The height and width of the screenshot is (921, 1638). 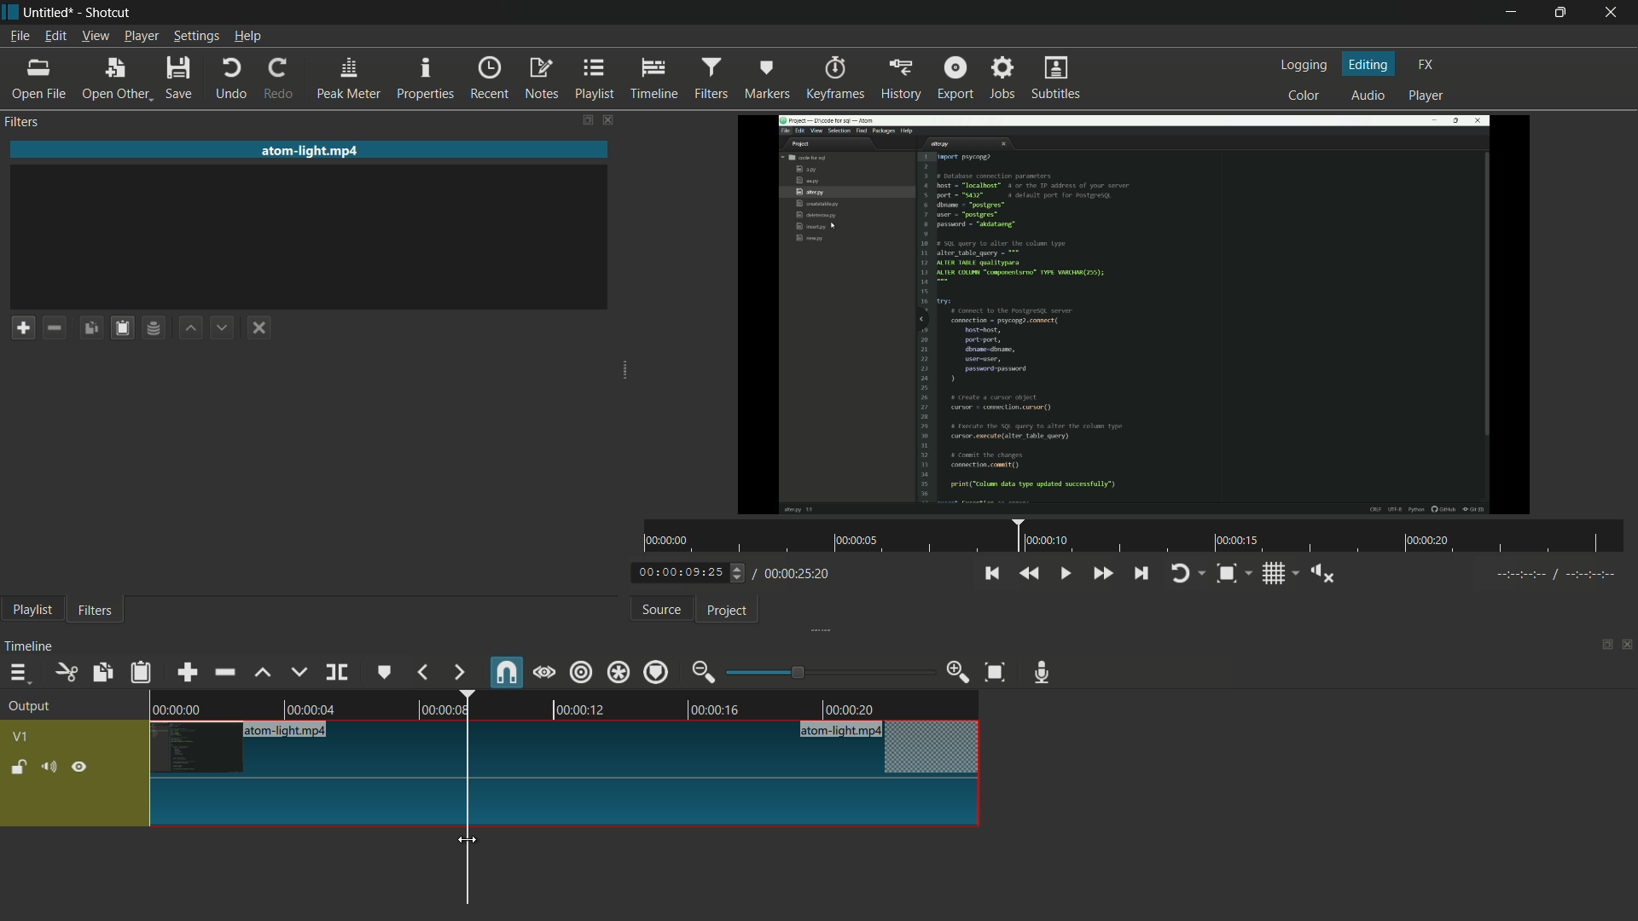 I want to click on color, so click(x=1304, y=94).